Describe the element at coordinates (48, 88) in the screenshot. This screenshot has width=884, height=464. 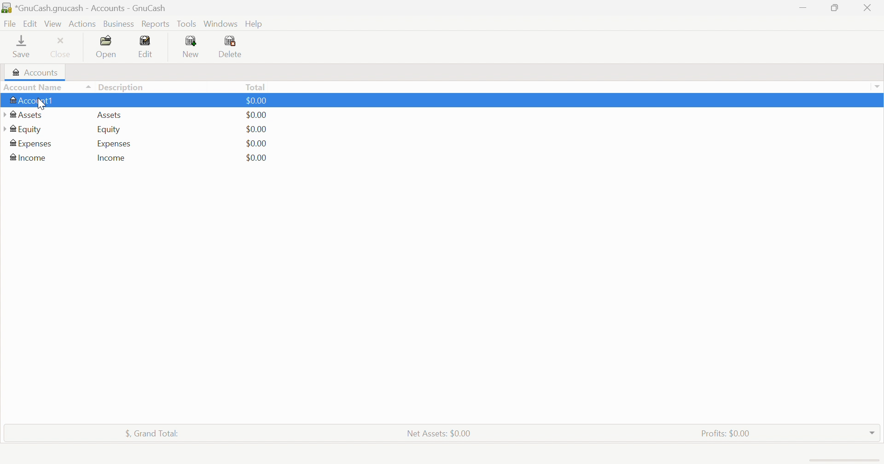
I see `Account Name` at that location.